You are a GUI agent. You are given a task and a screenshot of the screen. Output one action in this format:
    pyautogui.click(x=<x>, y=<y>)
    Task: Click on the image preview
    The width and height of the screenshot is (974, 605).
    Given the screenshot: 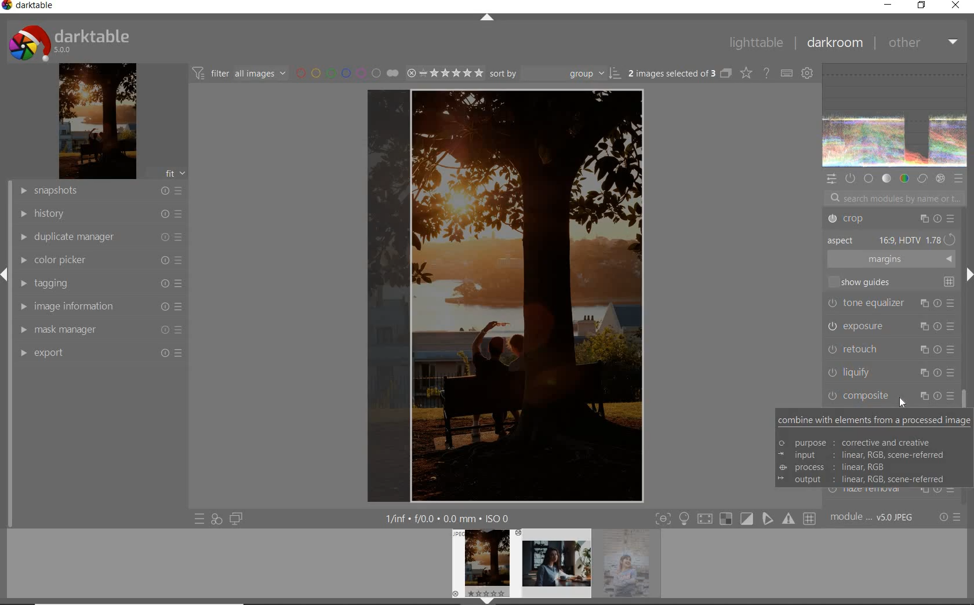 What is the action you would take?
    pyautogui.click(x=482, y=562)
    